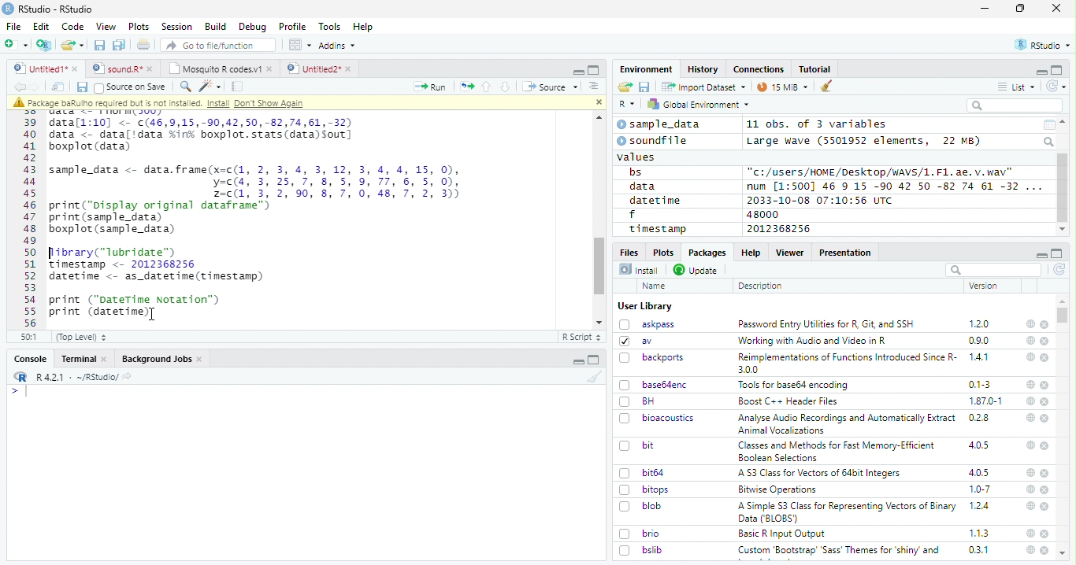 This screenshot has width=1076, height=565. I want to click on Calendar, so click(1048, 125).